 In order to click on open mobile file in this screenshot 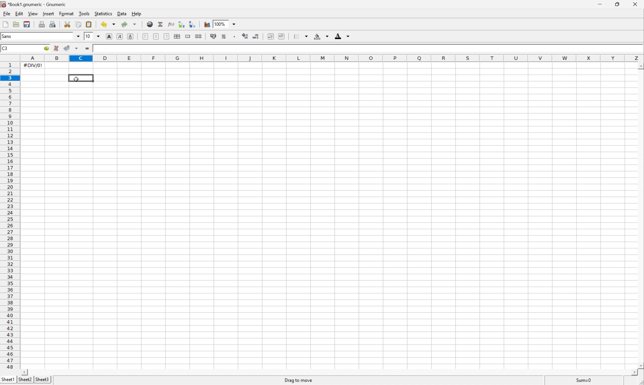, I will do `click(17, 24)`.